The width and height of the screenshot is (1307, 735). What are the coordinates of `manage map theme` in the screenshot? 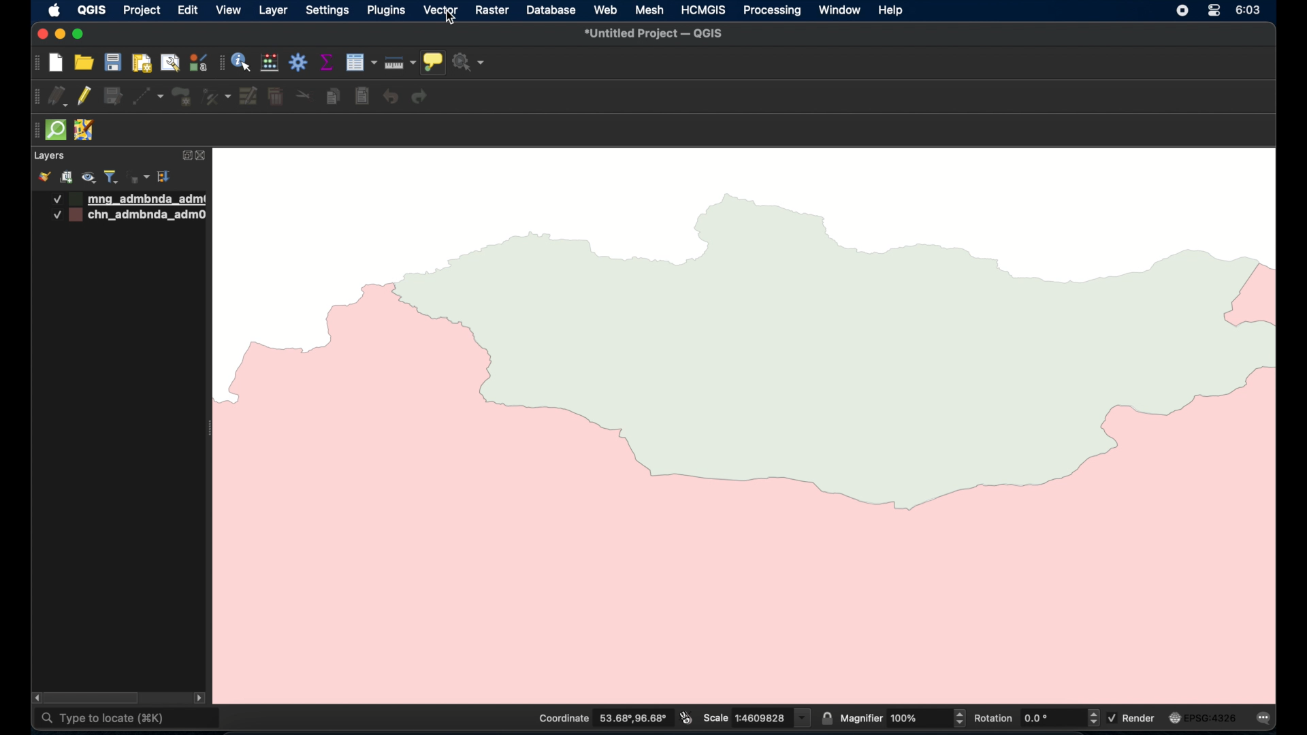 It's located at (90, 178).